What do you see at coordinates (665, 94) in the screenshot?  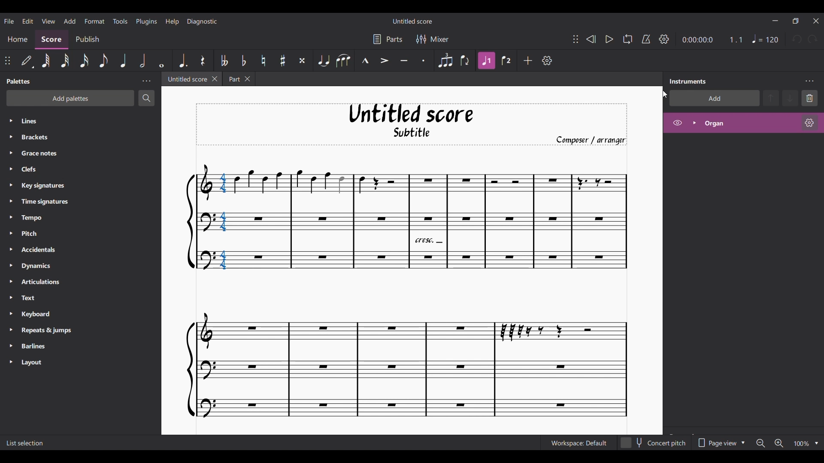 I see `Cursor position unchanged after disabling playback for selected chord` at bounding box center [665, 94].